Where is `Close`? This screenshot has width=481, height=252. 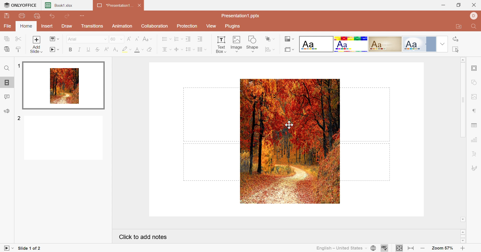 Close is located at coordinates (140, 6).